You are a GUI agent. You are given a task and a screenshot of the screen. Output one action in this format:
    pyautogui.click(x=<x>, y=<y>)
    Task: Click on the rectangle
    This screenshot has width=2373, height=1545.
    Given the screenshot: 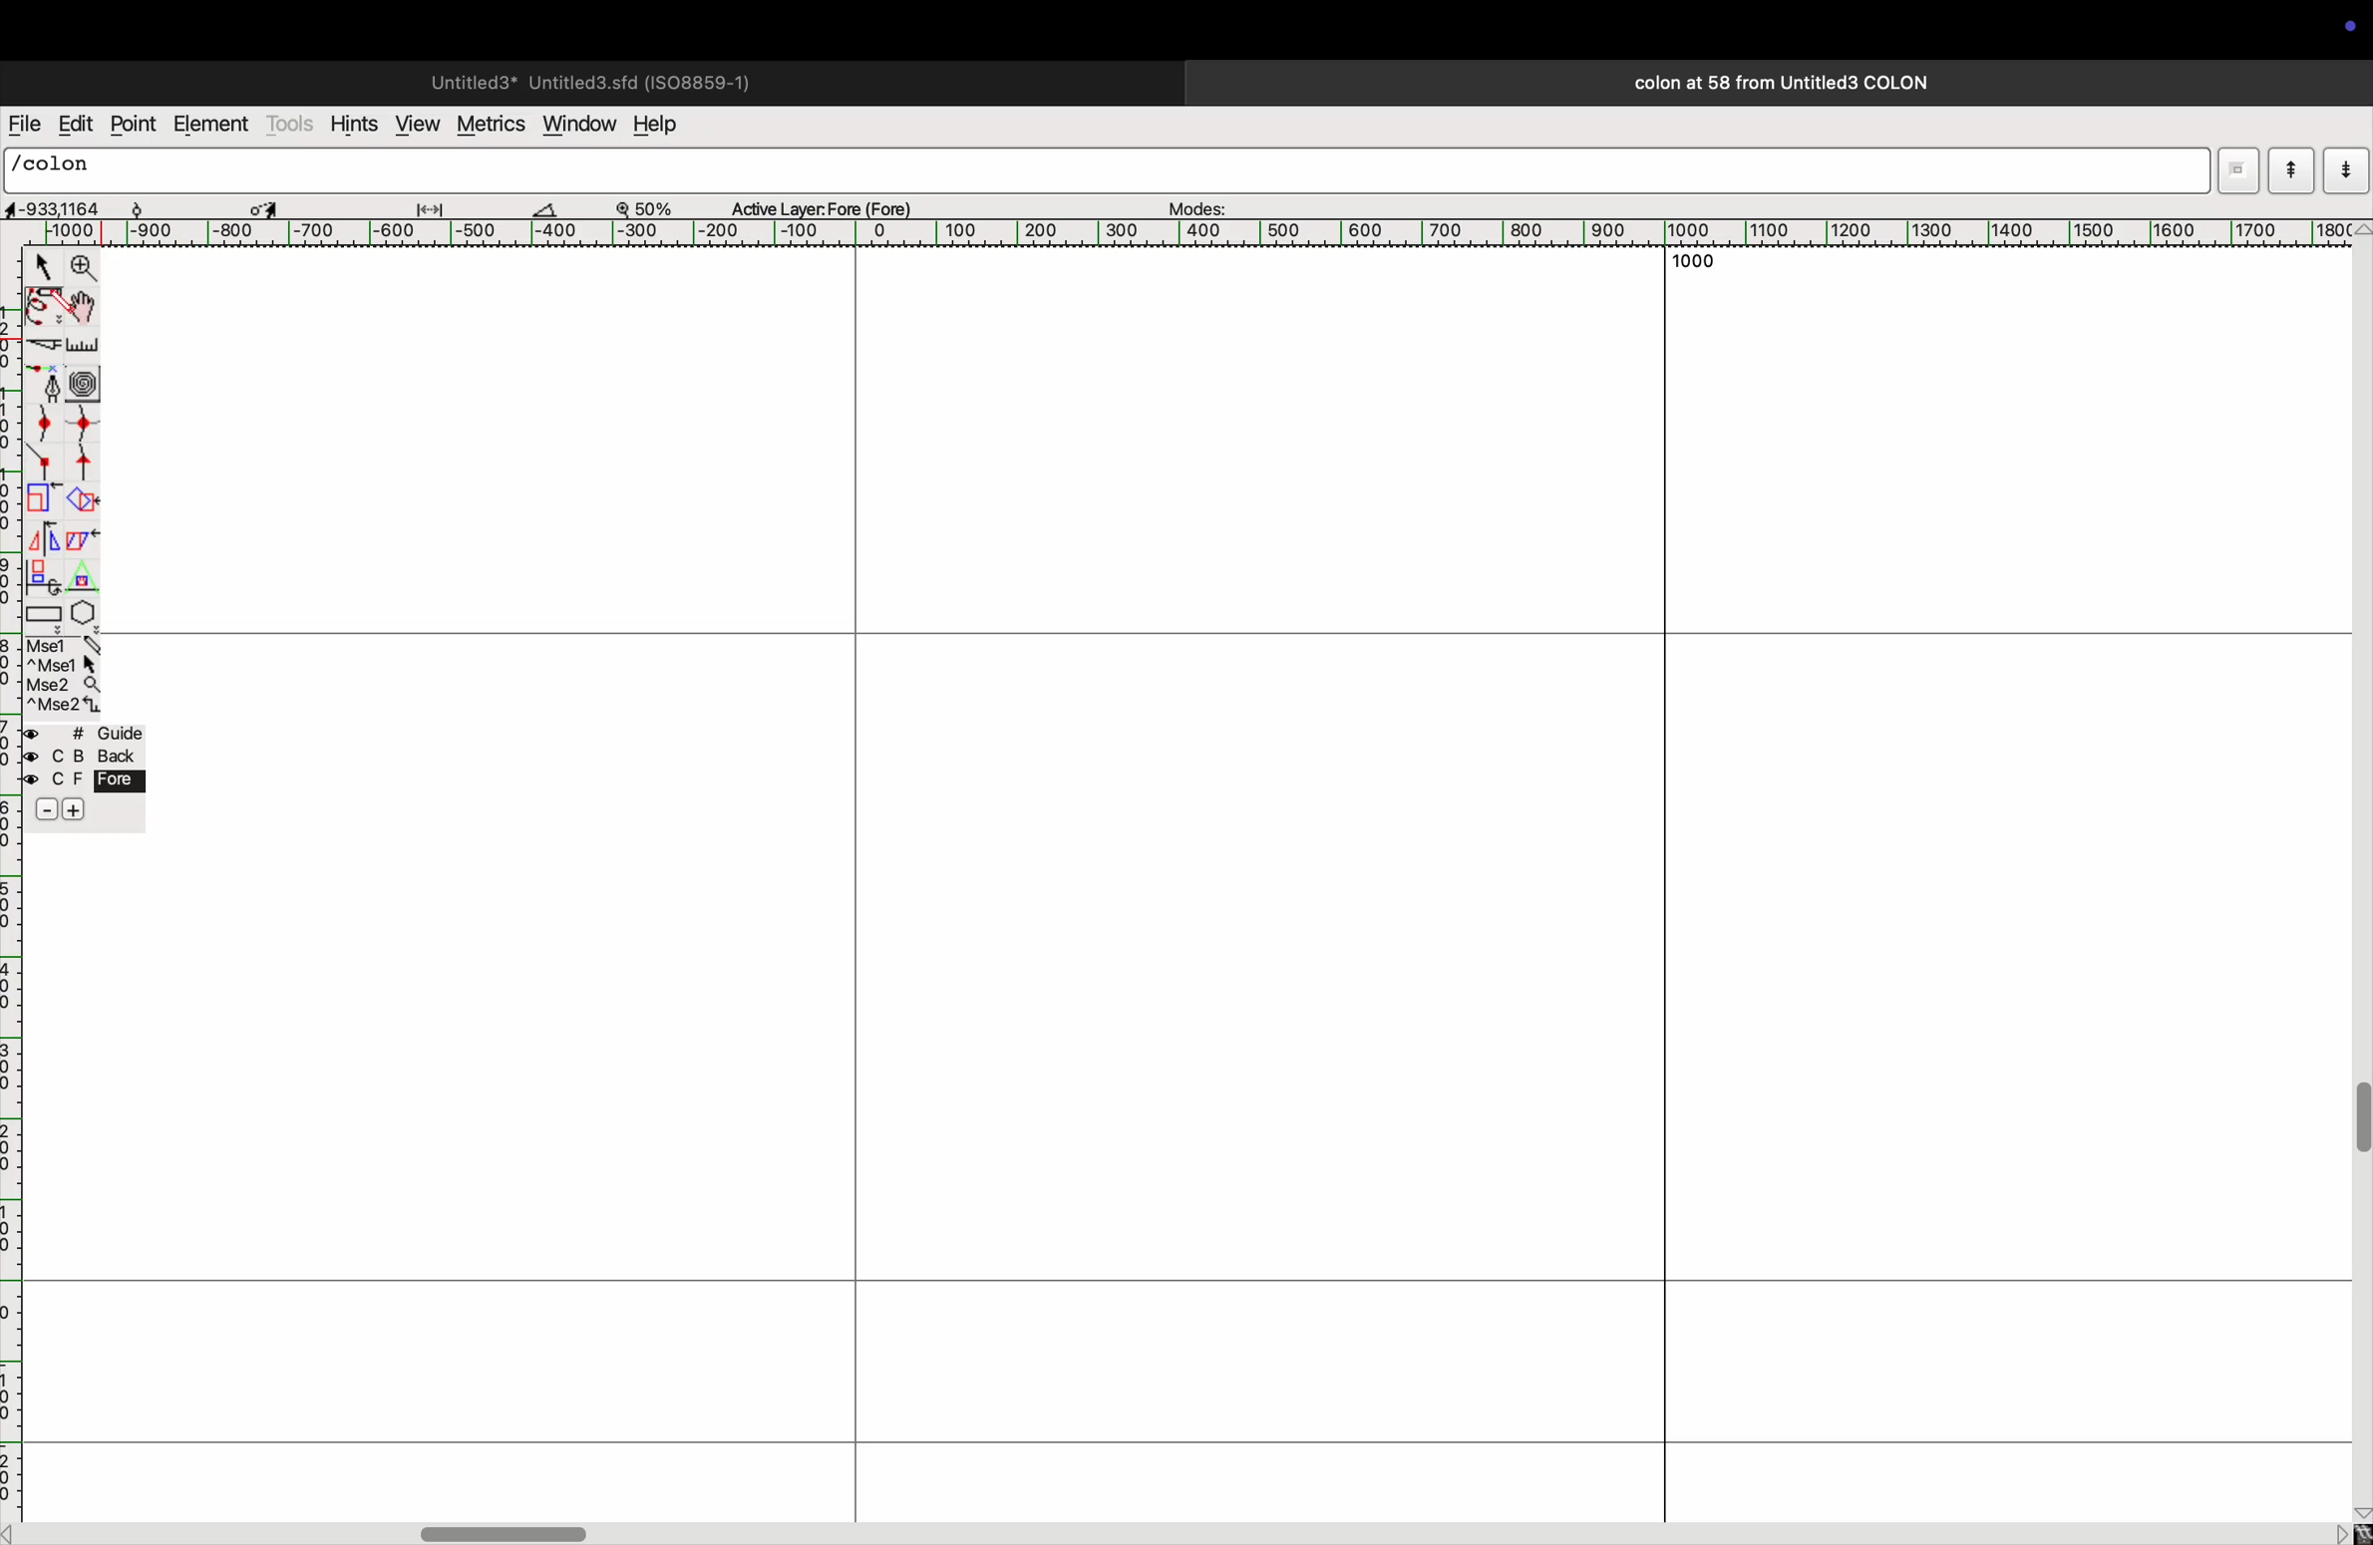 What is the action you would take?
    pyautogui.click(x=44, y=612)
    